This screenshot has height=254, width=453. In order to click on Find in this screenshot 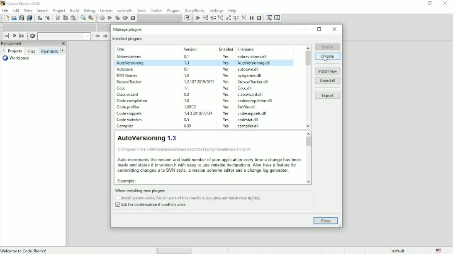, I will do `click(83, 18)`.